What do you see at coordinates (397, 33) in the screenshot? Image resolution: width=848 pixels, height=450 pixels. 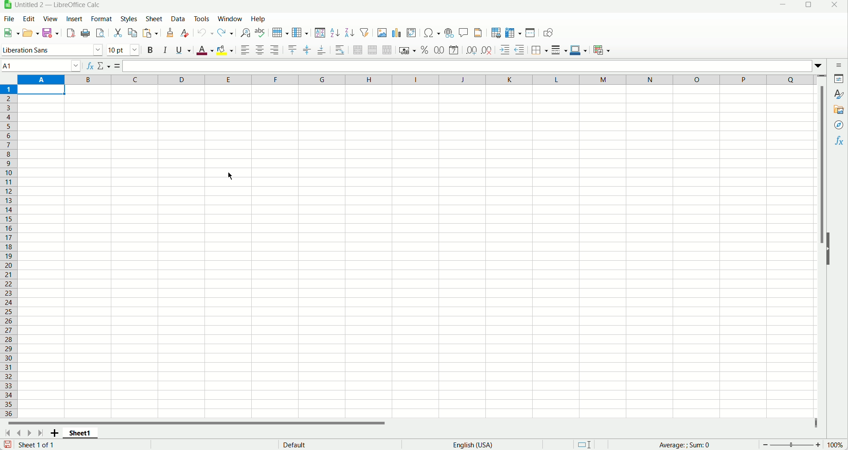 I see `Insert chart` at bounding box center [397, 33].